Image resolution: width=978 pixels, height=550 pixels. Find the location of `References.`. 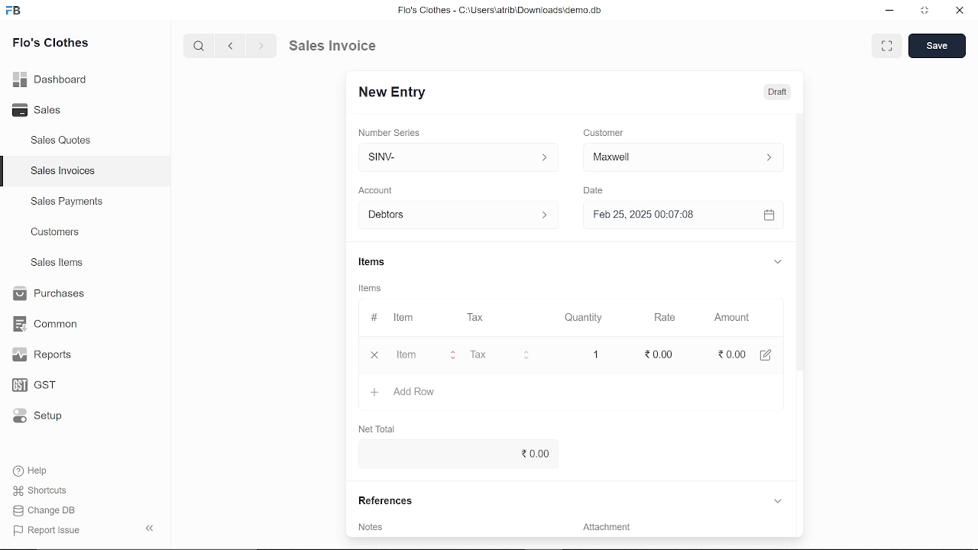

References. is located at coordinates (384, 500).